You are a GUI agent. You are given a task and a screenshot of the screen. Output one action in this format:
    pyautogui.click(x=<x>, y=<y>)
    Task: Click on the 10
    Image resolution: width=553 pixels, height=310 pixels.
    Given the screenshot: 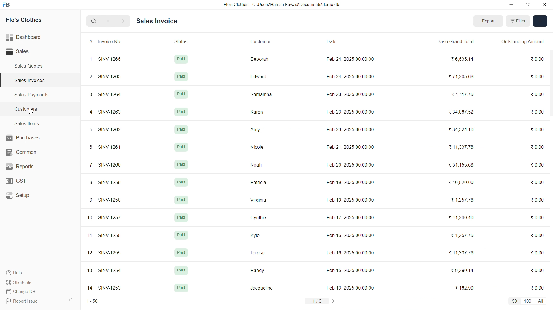 What is the action you would take?
    pyautogui.click(x=89, y=218)
    